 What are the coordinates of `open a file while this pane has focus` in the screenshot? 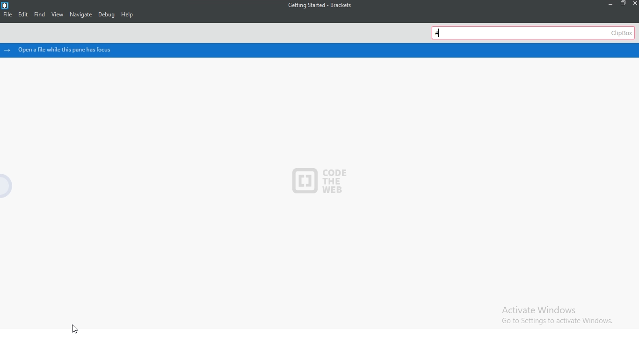 It's located at (68, 50).